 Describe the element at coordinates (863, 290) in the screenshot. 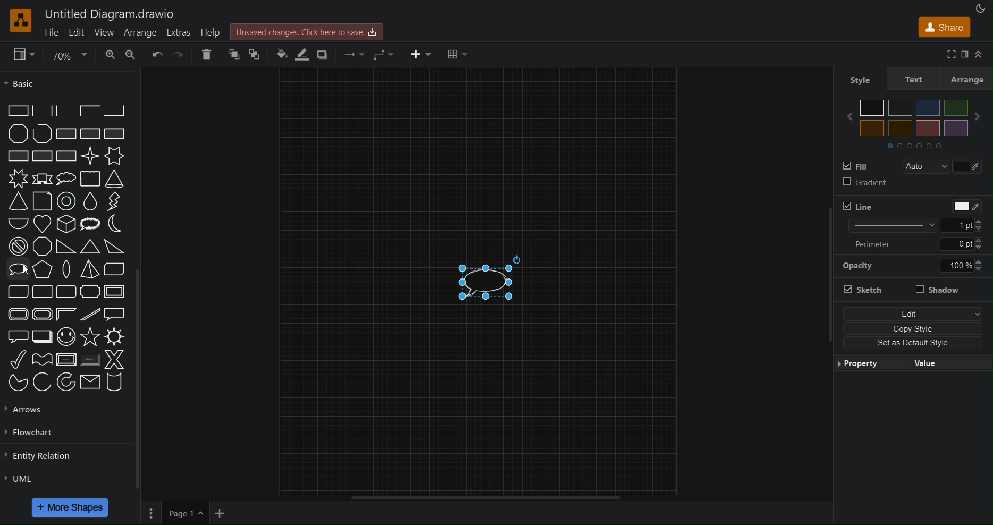

I see `Sketch` at that location.